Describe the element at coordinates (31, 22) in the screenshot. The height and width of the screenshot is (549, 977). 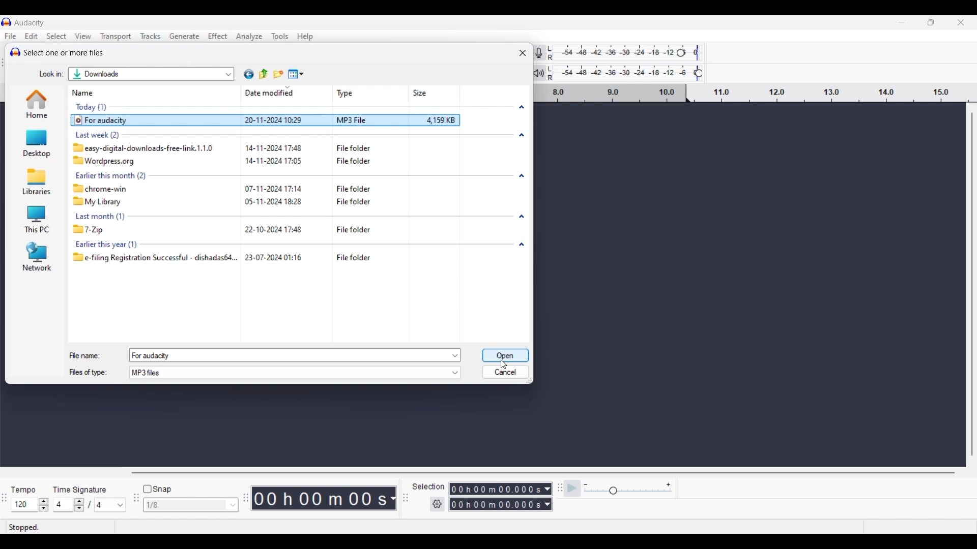
I see `Audacity` at that location.